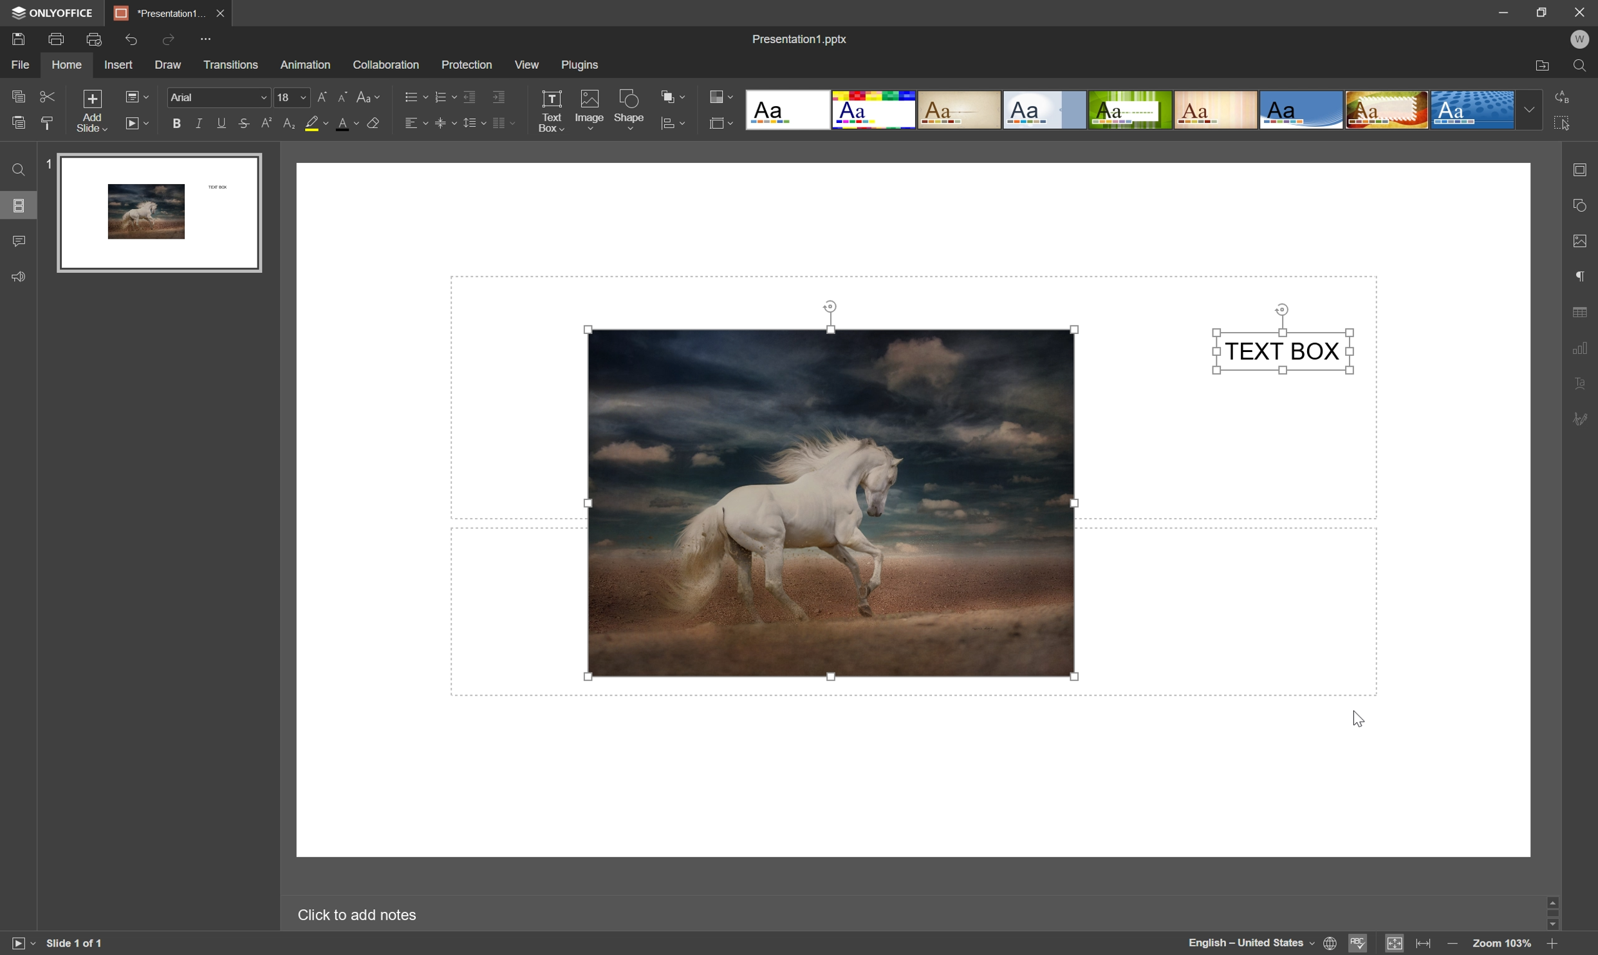  Describe the element at coordinates (317, 122) in the screenshot. I see `background color` at that location.